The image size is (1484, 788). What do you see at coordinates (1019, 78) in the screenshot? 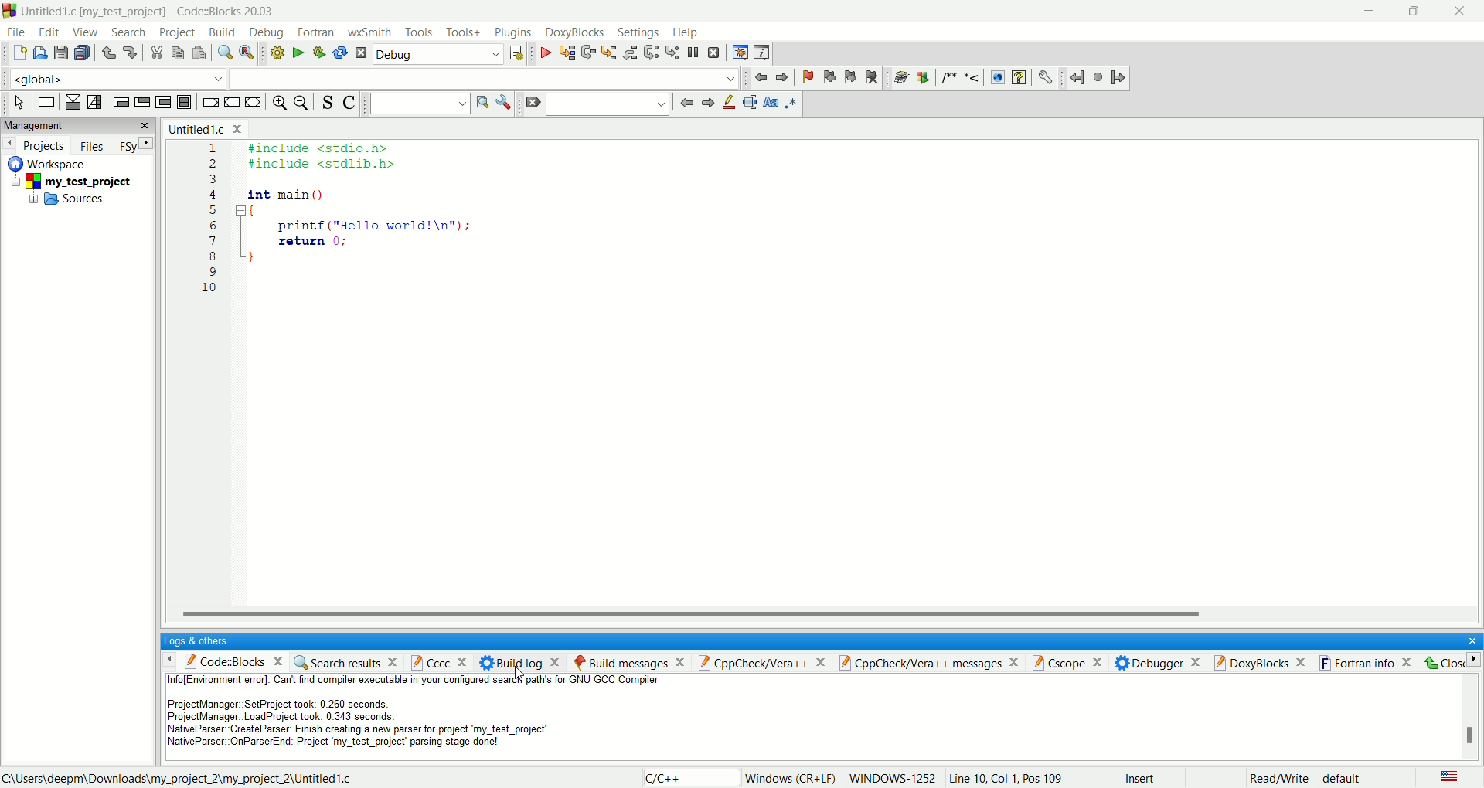
I see `CHM` at bounding box center [1019, 78].